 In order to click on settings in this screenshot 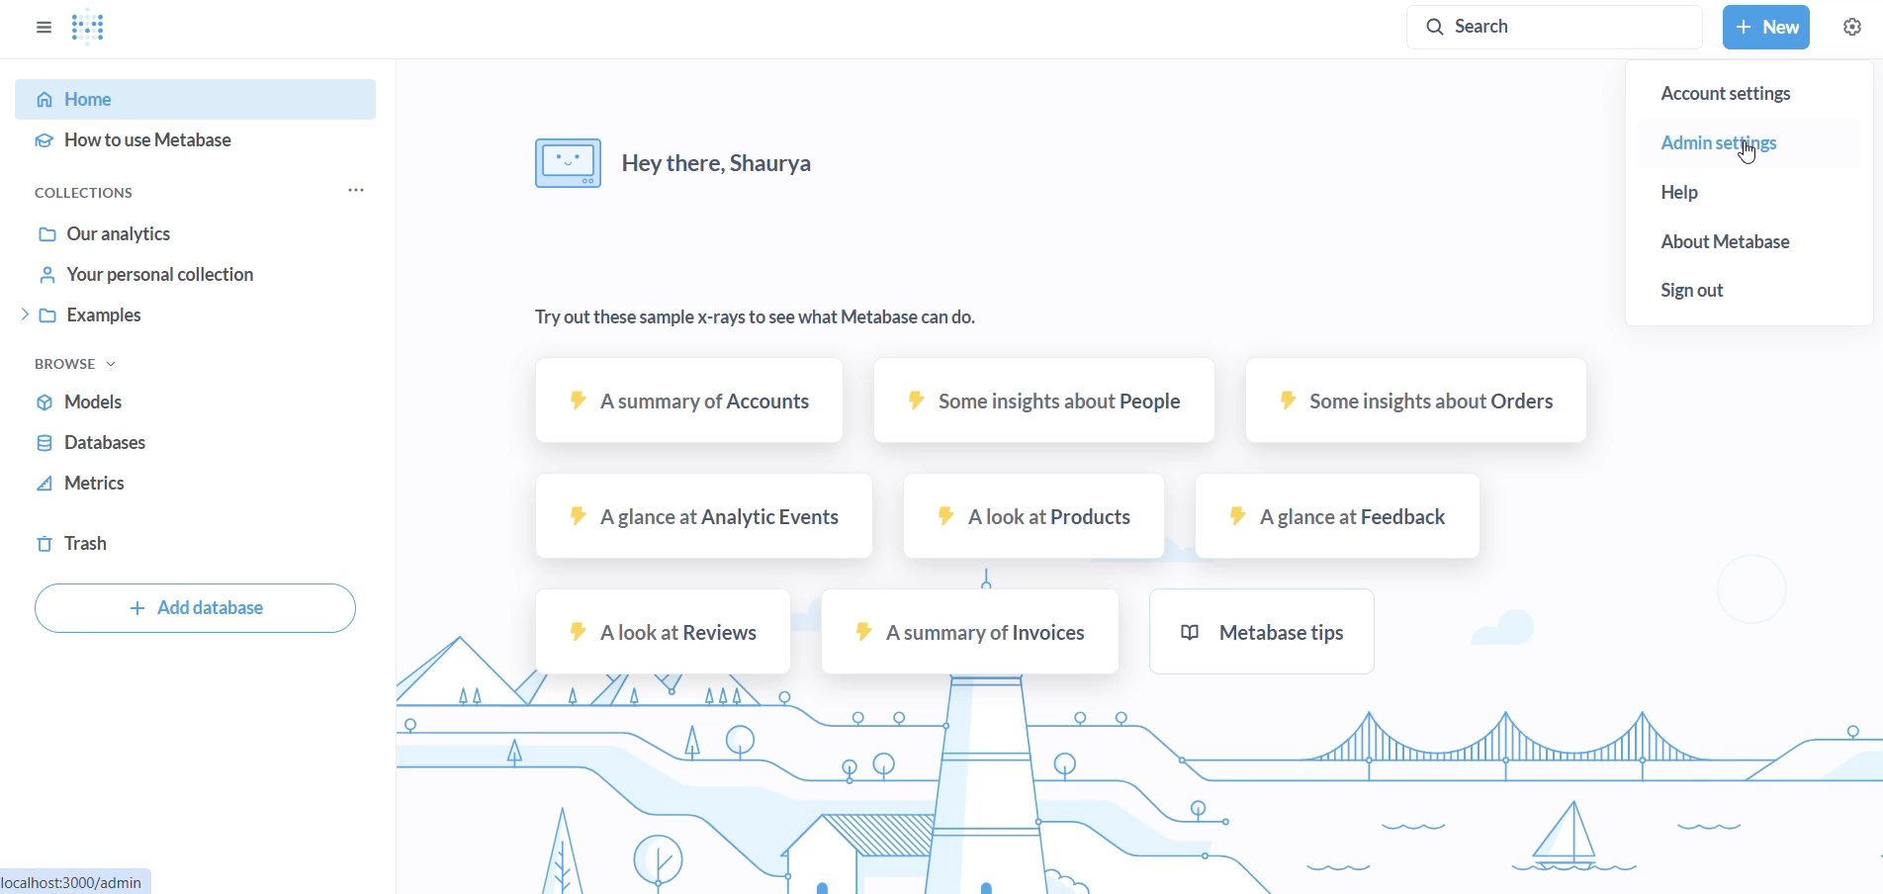, I will do `click(1853, 26)`.